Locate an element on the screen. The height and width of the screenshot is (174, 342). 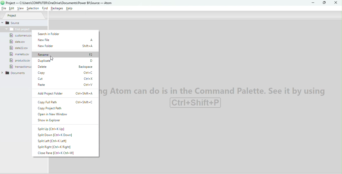
logo  is located at coordinates (3, 3).